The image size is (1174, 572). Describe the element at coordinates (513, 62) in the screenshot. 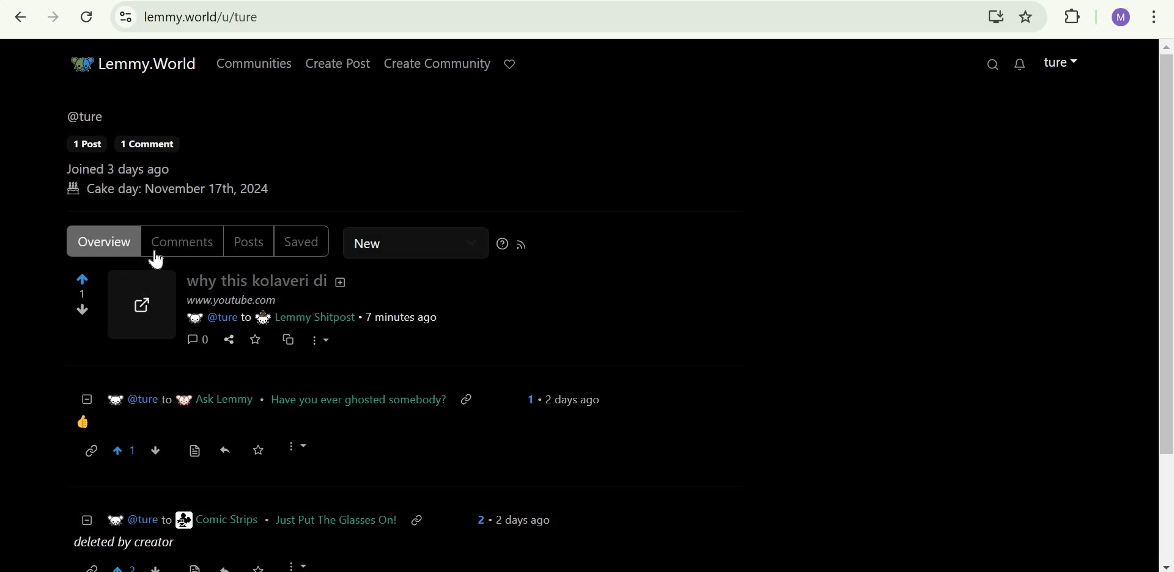

I see `support lemmy` at that location.